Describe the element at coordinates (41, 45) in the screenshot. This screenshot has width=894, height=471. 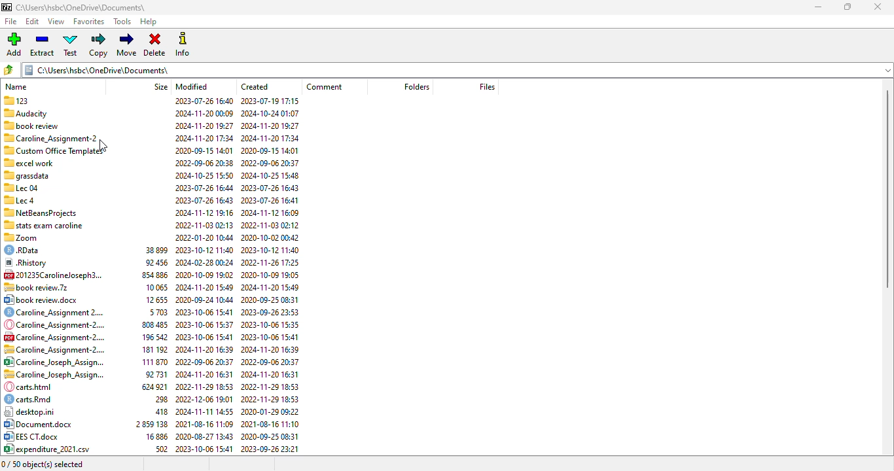
I see `extract` at that location.